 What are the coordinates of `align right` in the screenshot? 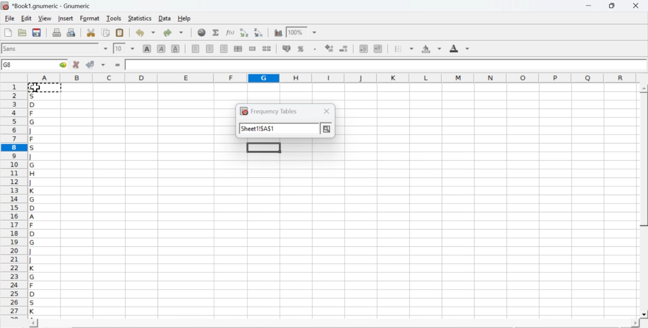 It's located at (224, 49).